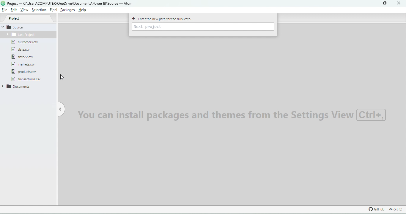  What do you see at coordinates (23, 64) in the screenshot?
I see `File` at bounding box center [23, 64].